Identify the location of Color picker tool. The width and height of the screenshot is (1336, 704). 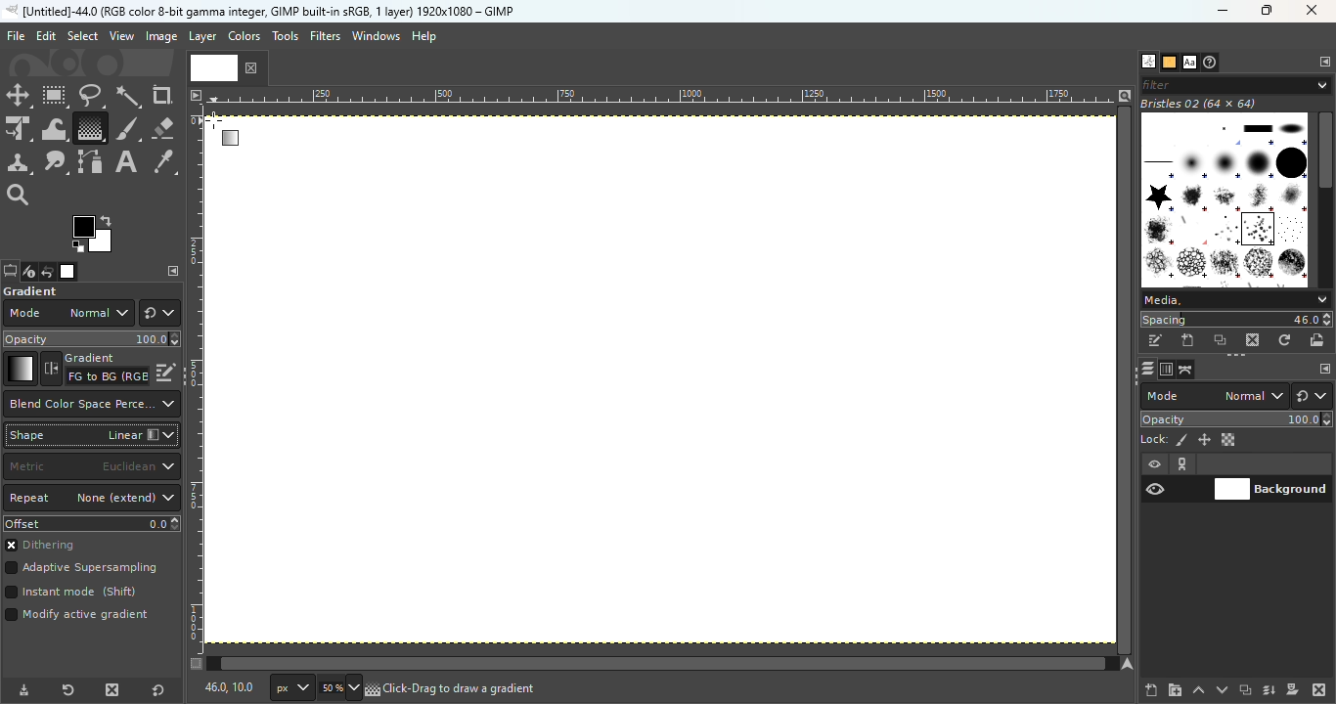
(164, 163).